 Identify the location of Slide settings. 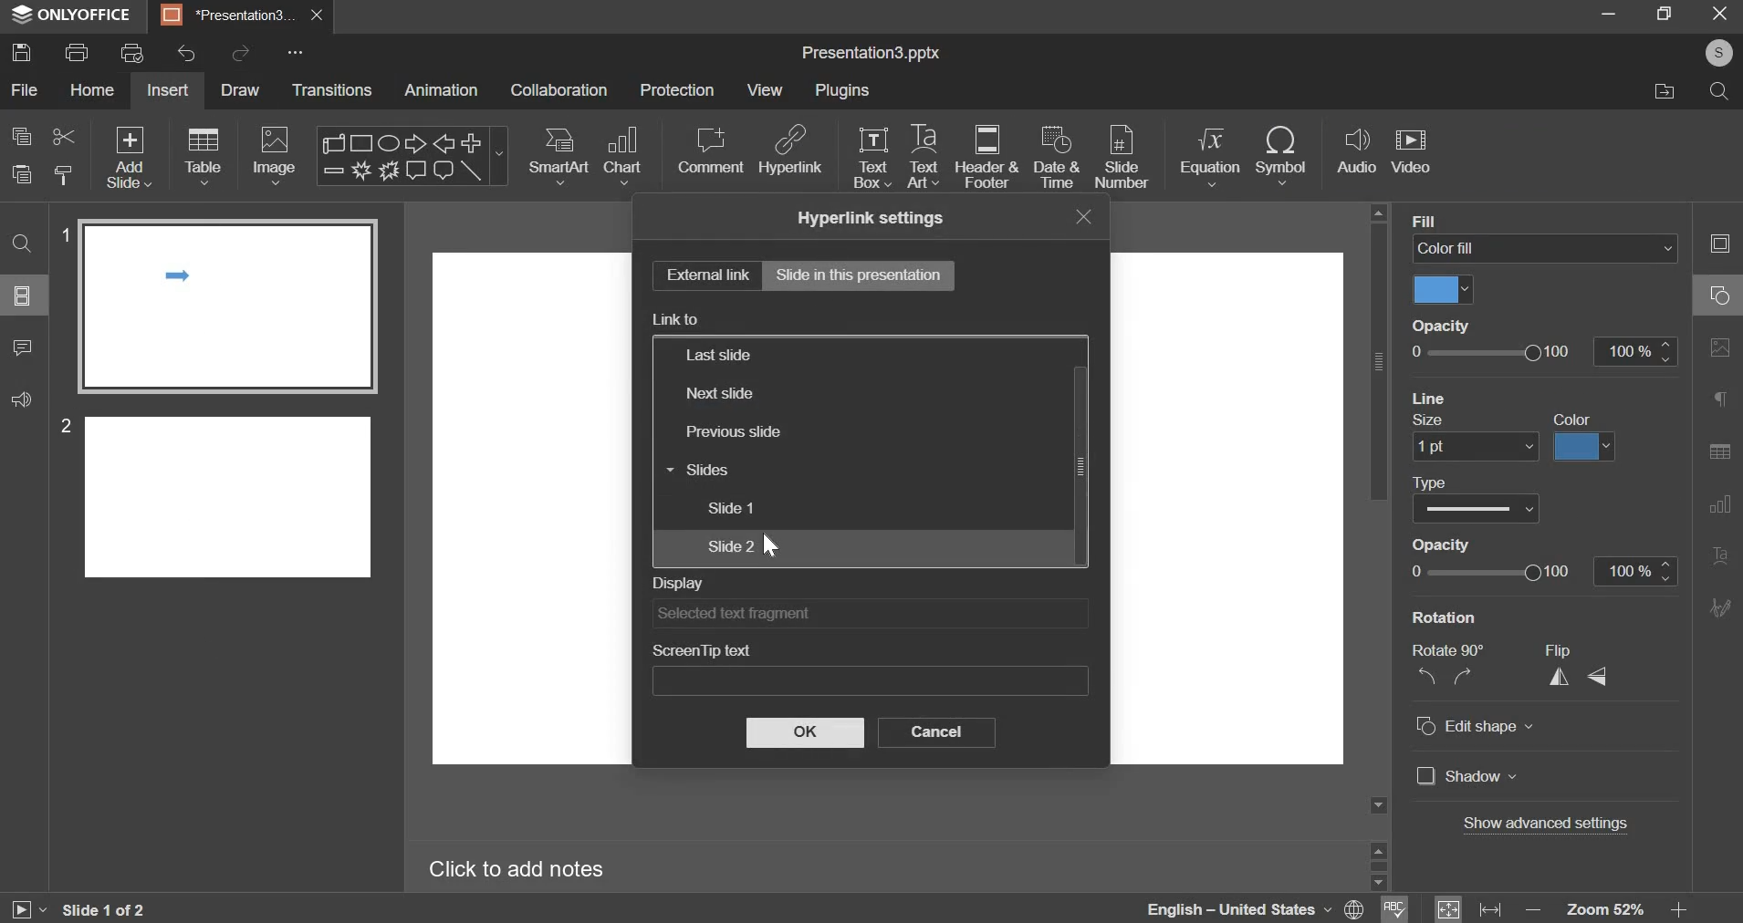
(1718, 243).